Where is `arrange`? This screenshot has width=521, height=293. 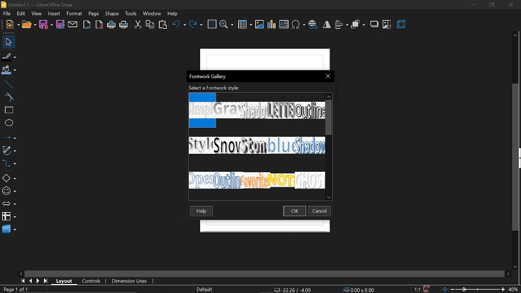 arrange is located at coordinates (358, 25).